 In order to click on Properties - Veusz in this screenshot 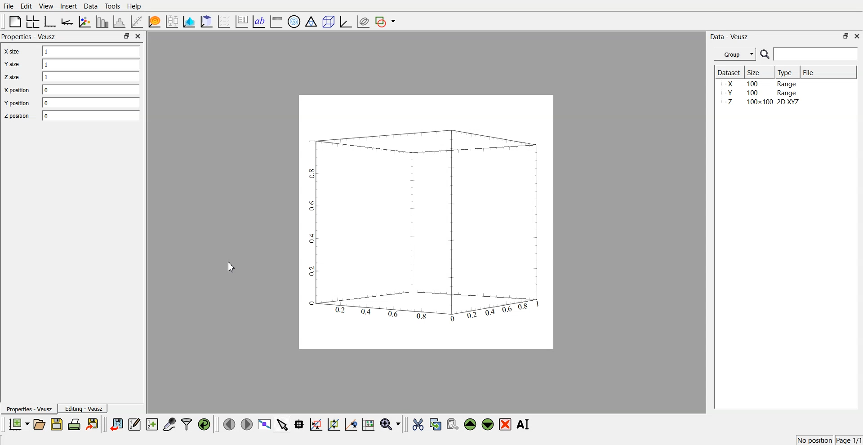, I will do `click(29, 36)`.